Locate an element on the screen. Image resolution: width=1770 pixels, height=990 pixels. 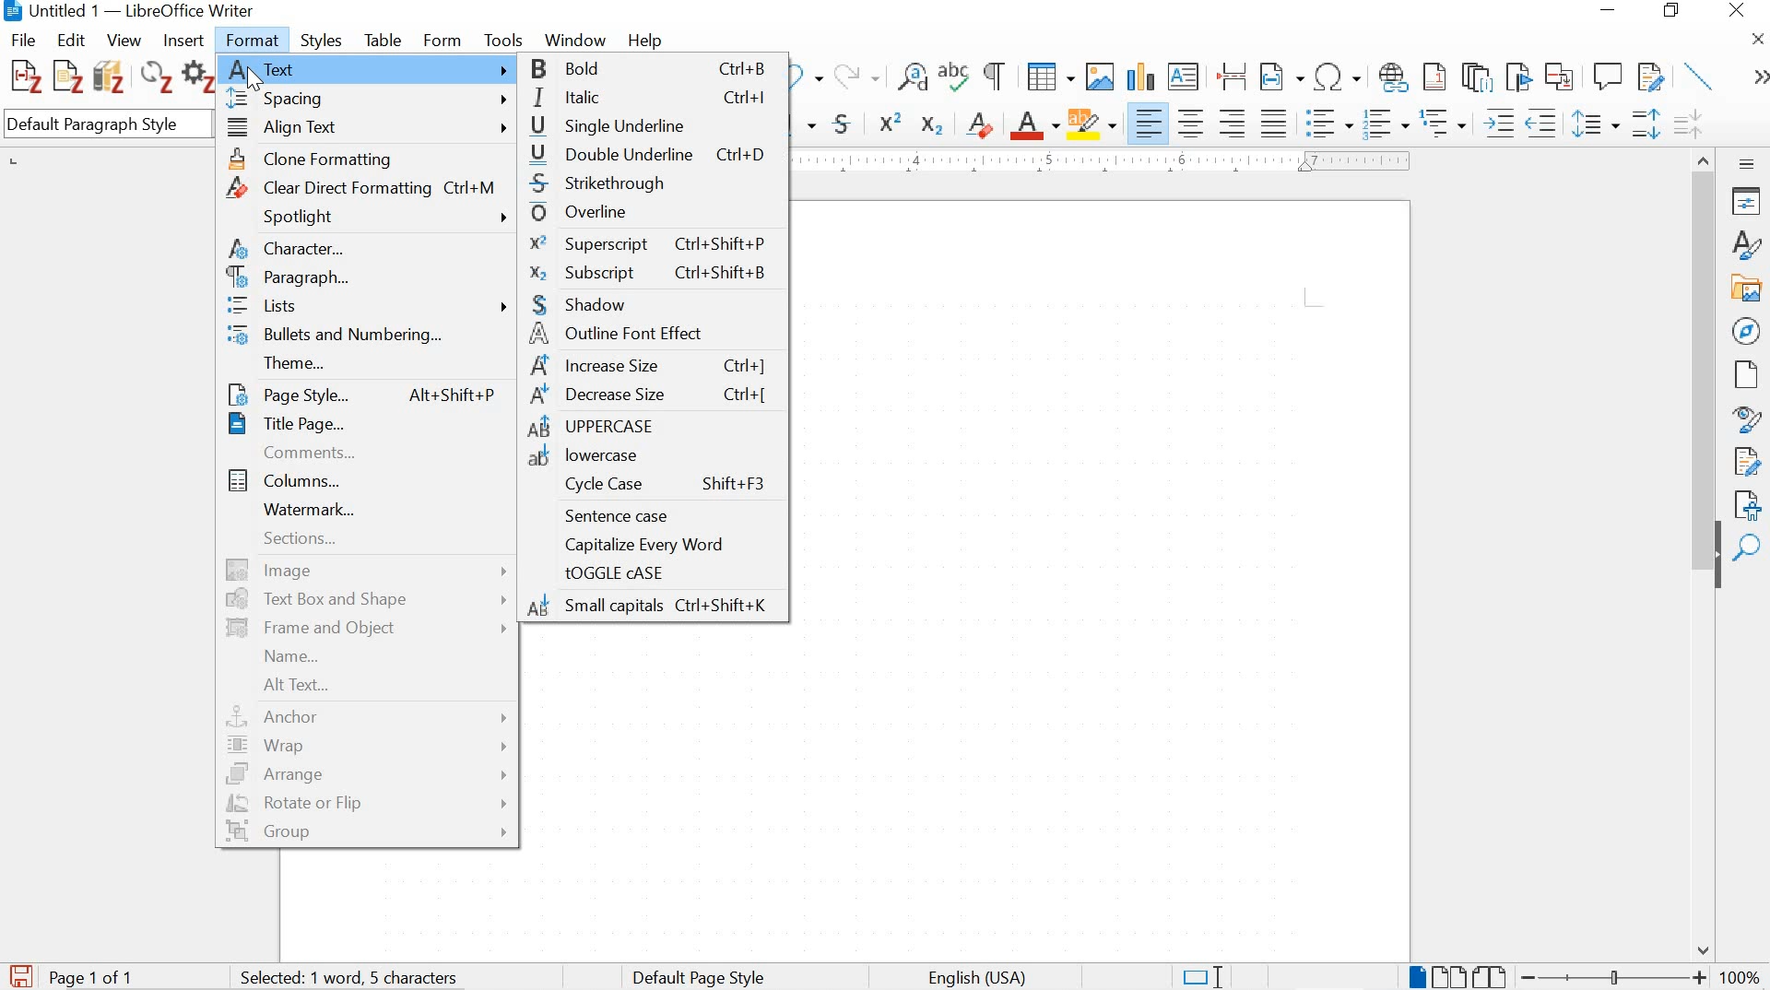
standard selection is located at coordinates (1201, 975).